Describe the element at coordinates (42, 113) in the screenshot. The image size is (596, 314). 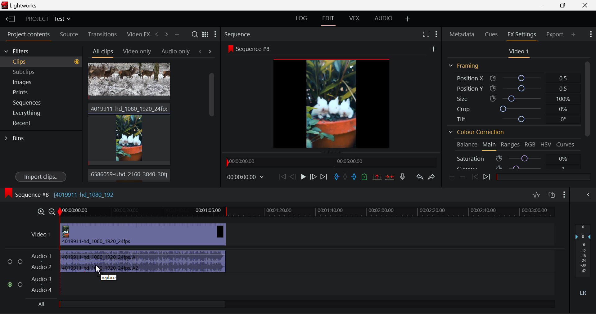
I see `Everything` at that location.